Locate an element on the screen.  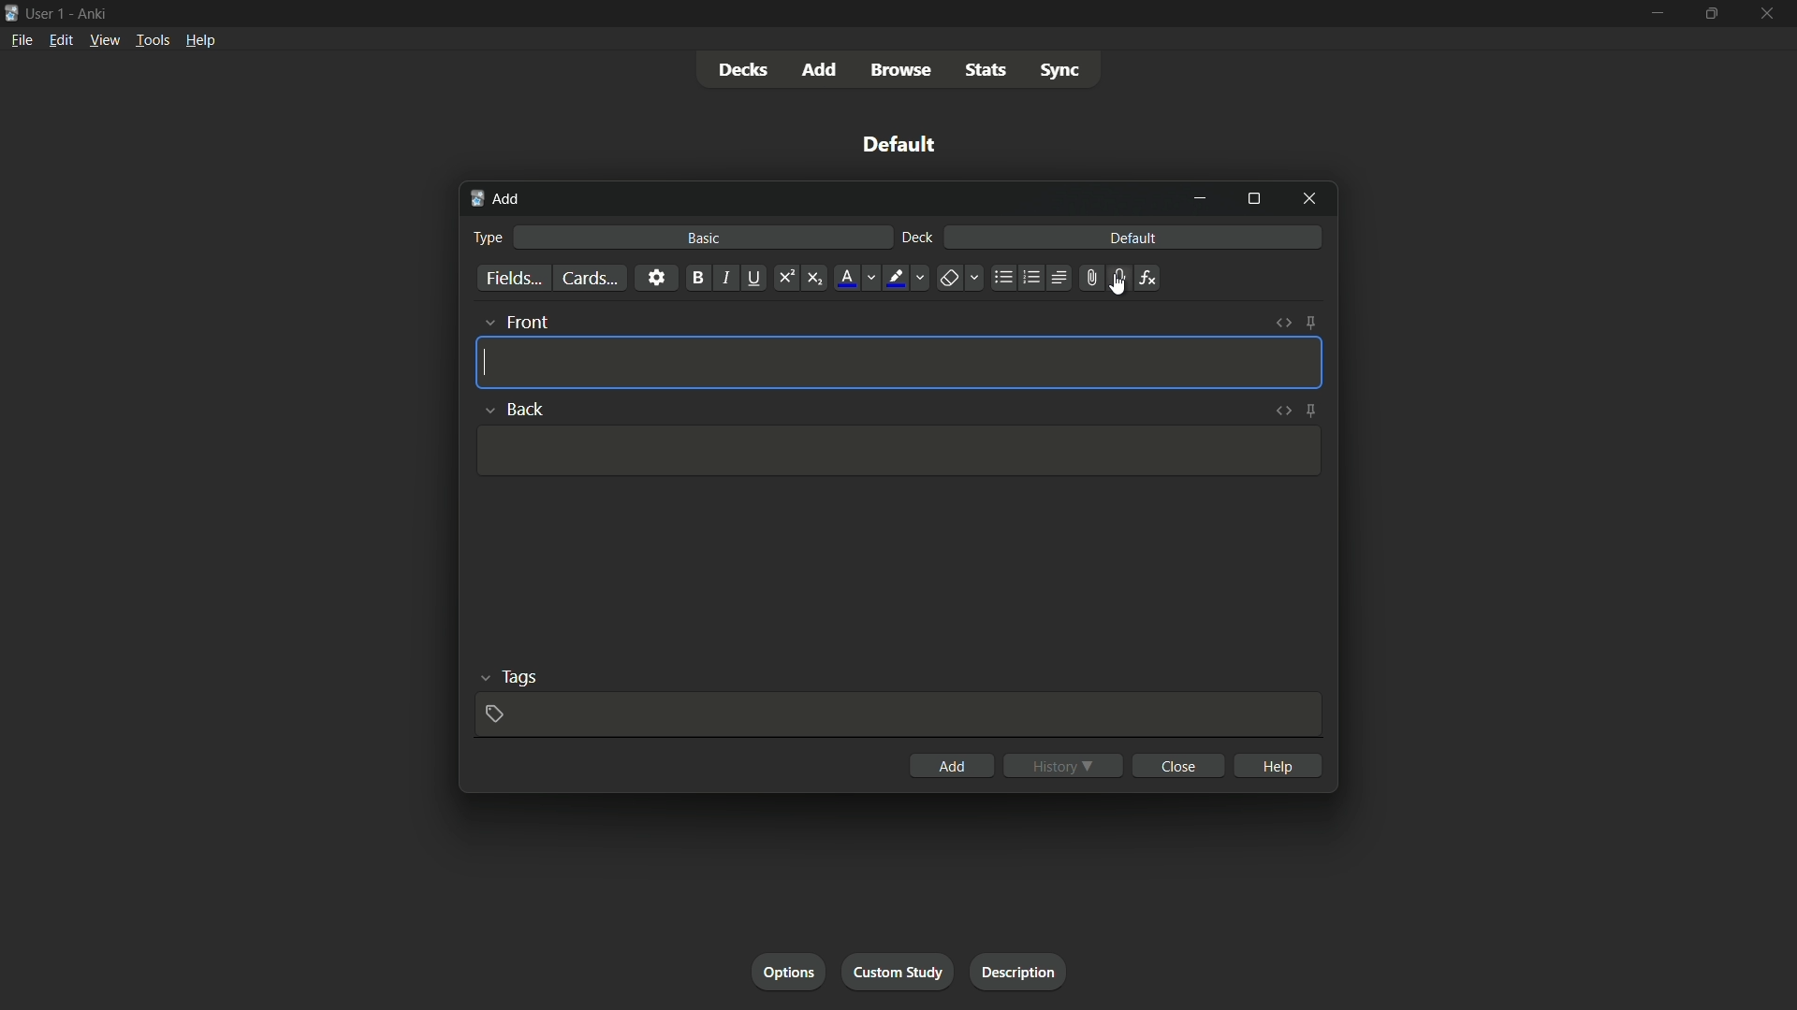
toggle sticky is located at coordinates (1310, 324).